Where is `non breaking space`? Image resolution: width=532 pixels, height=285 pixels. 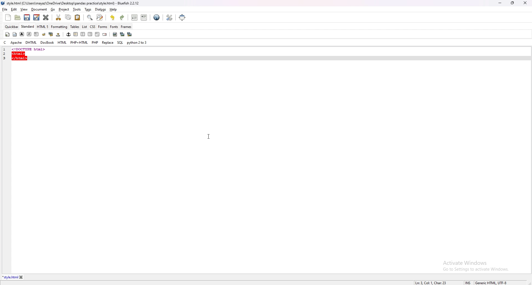 non breaking space is located at coordinates (58, 34).